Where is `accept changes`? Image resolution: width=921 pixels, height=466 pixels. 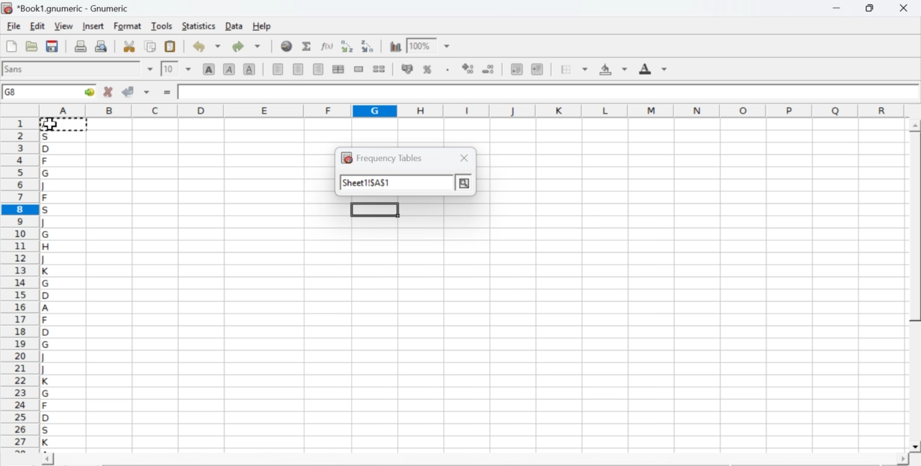 accept changes is located at coordinates (129, 91).